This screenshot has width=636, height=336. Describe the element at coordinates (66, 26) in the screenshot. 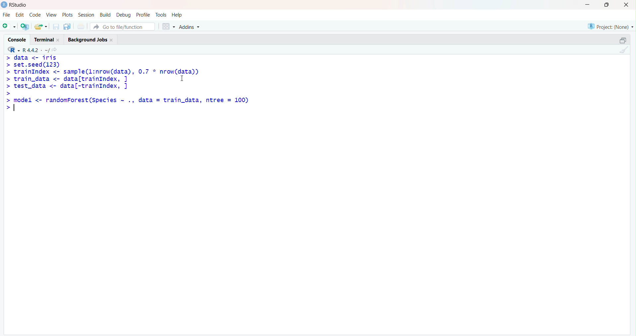

I see `Save all open documents (Ctrl + Alt + S)` at that location.